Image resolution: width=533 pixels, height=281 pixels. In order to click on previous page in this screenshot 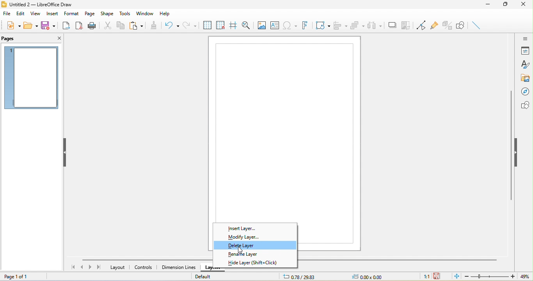, I will do `click(82, 267)`.